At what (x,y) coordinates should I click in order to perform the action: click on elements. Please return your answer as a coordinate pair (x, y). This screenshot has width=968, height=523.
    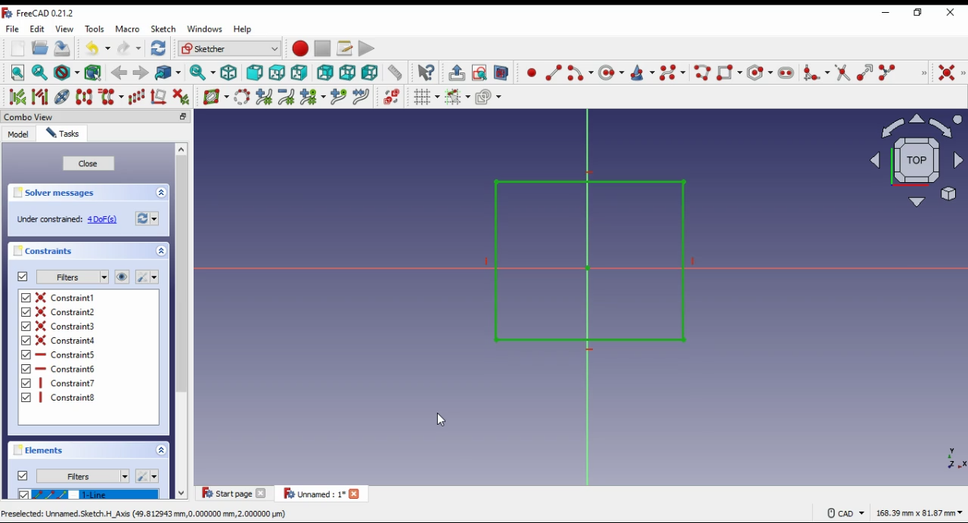
    Looking at the image, I should click on (41, 450).